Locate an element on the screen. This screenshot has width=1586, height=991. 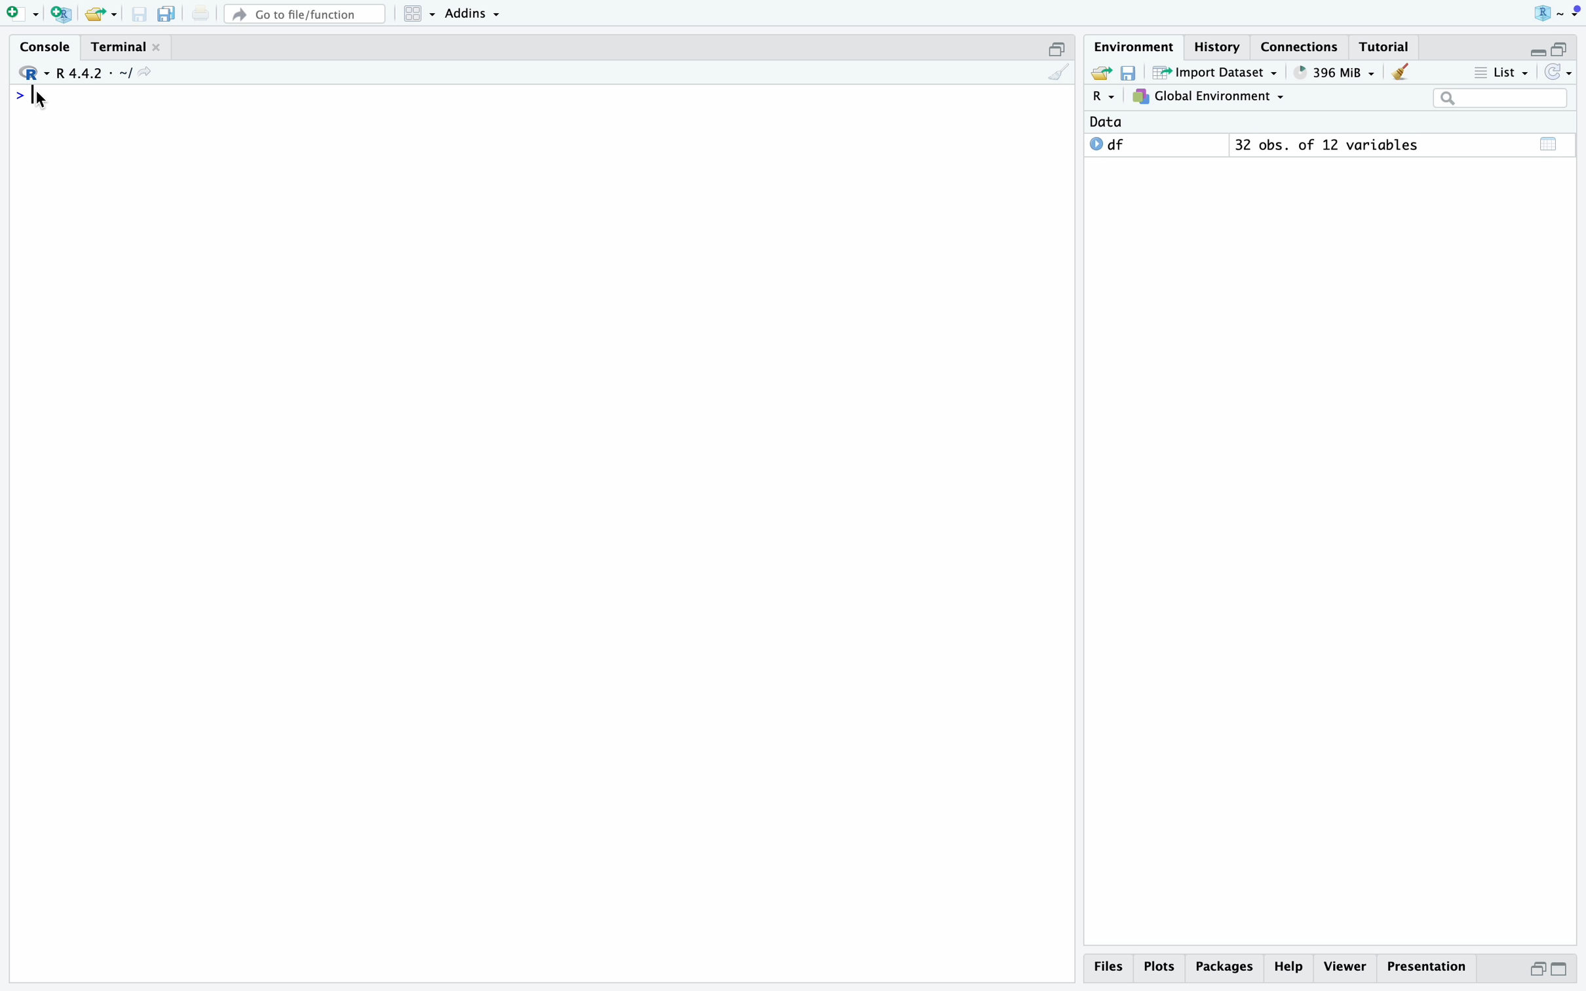
Addins is located at coordinates (473, 14).